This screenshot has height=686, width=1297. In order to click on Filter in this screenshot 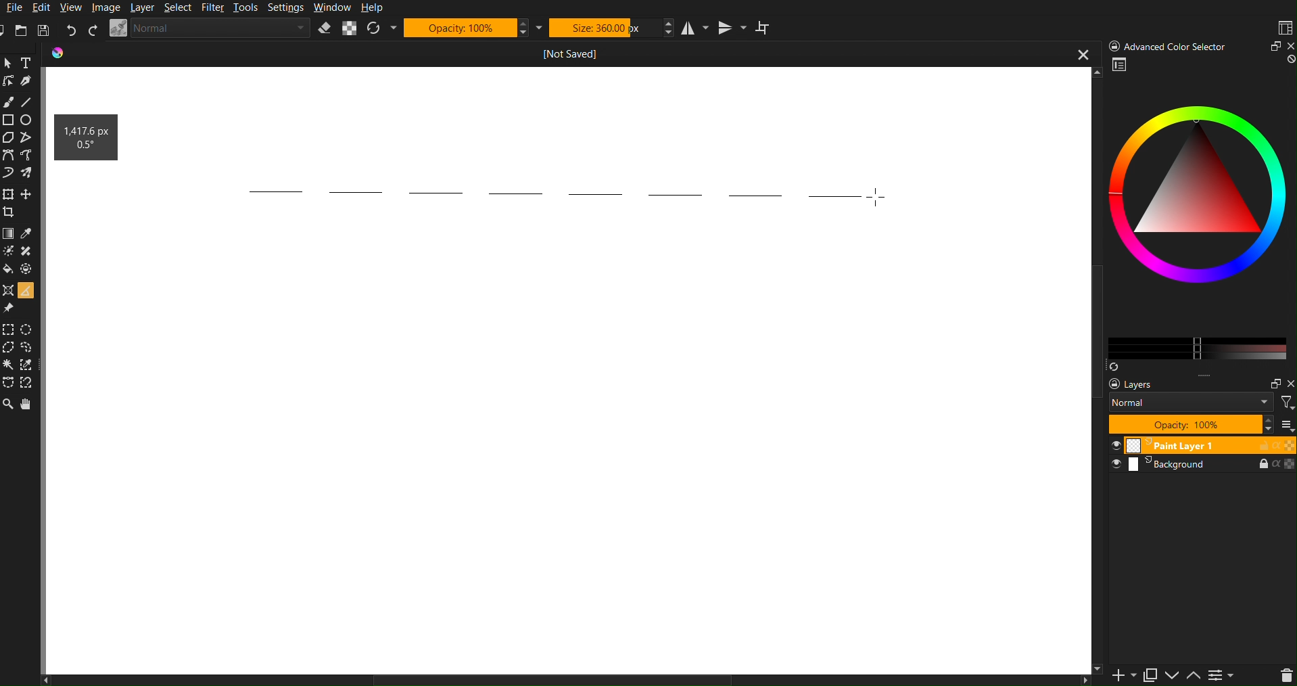, I will do `click(216, 8)`.